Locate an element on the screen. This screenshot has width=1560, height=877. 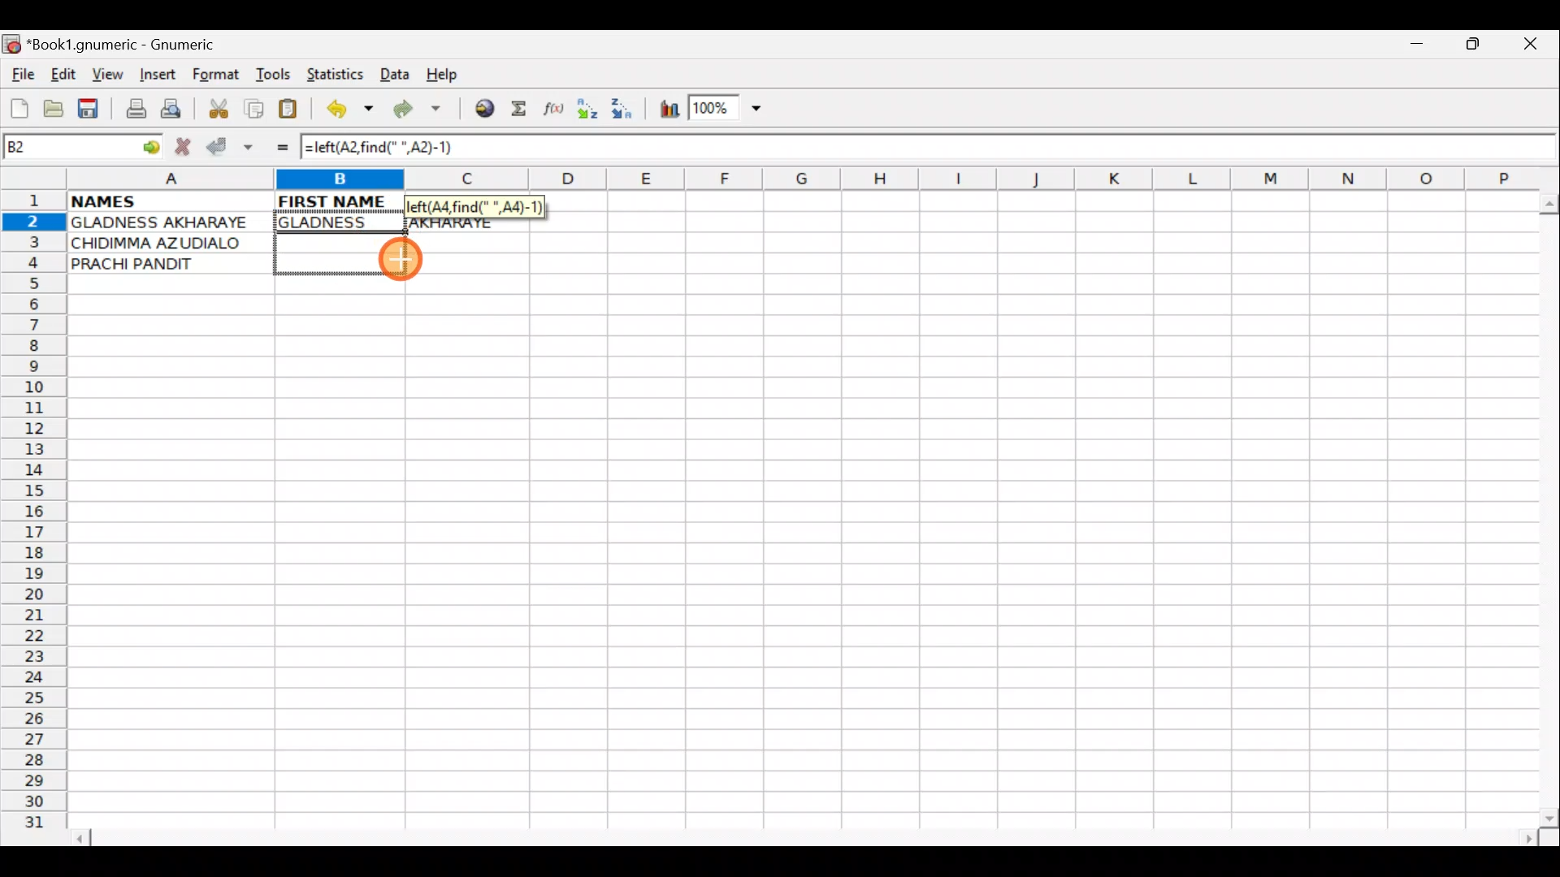
GLADNESS is located at coordinates (336, 222).